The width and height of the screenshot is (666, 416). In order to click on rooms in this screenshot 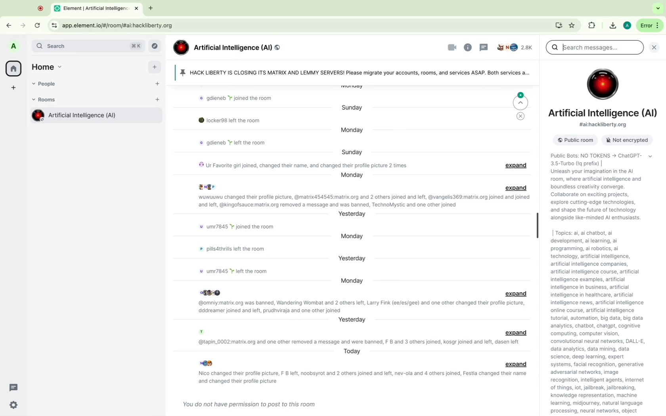, I will do `click(46, 100)`.